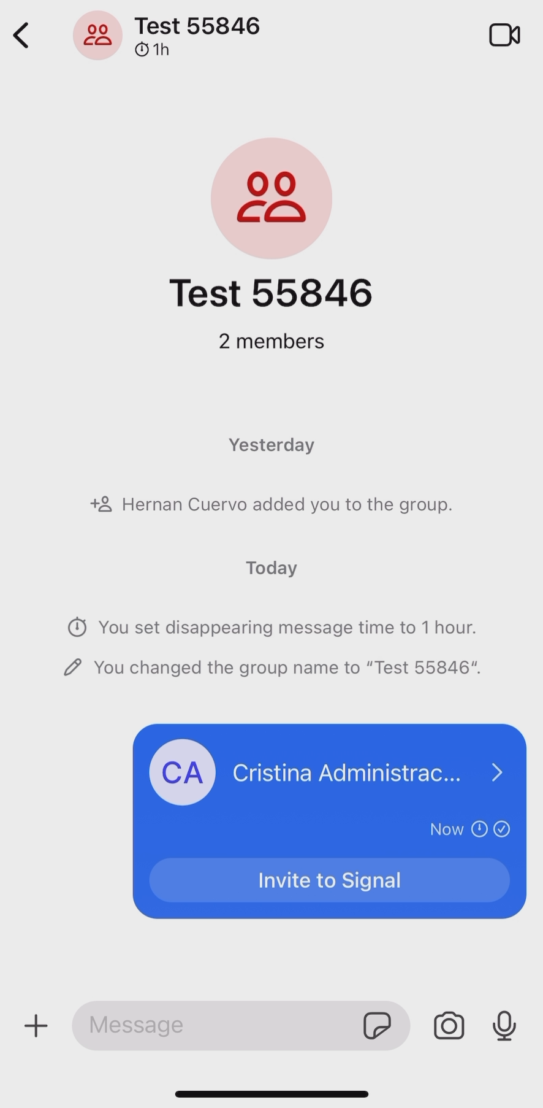 Image resolution: width=543 pixels, height=1108 pixels. I want to click on / You changed the group name to “Test 55846"., so click(269, 672).